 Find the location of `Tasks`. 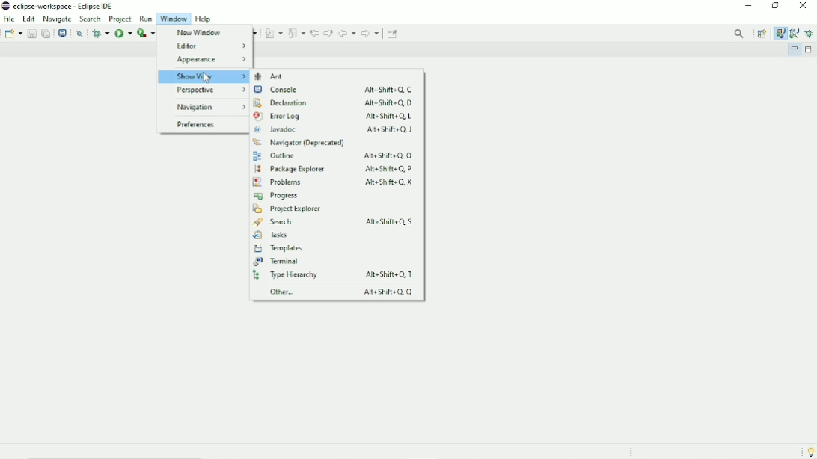

Tasks is located at coordinates (271, 235).